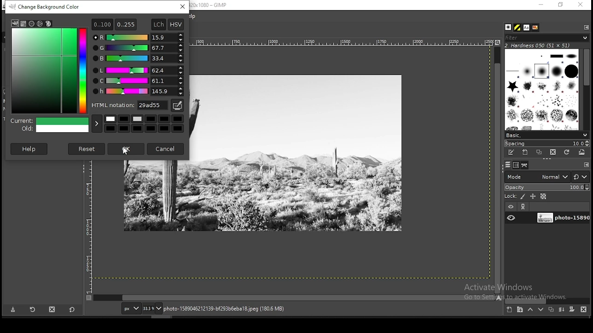 This screenshot has height=333, width=593. What do you see at coordinates (580, 177) in the screenshot?
I see `switch to other modes` at bounding box center [580, 177].